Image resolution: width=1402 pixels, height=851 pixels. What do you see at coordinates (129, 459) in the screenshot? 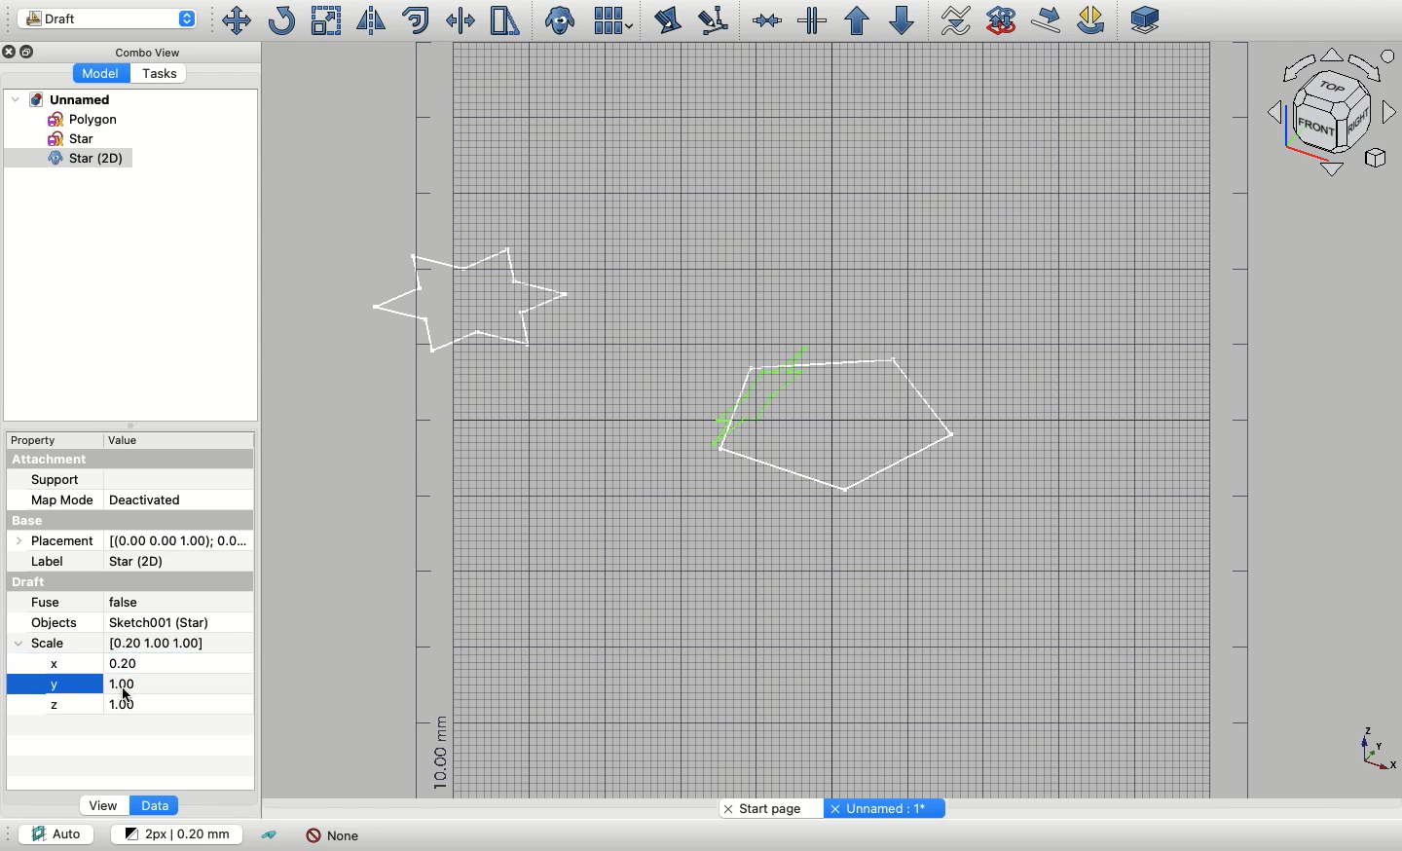
I see `Attachment` at bounding box center [129, 459].